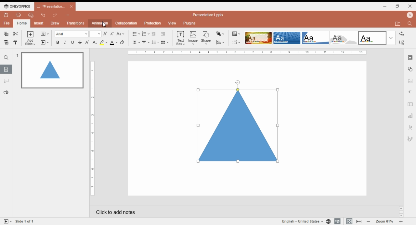 The height and width of the screenshot is (225, 416). I want to click on scale, so click(247, 52).